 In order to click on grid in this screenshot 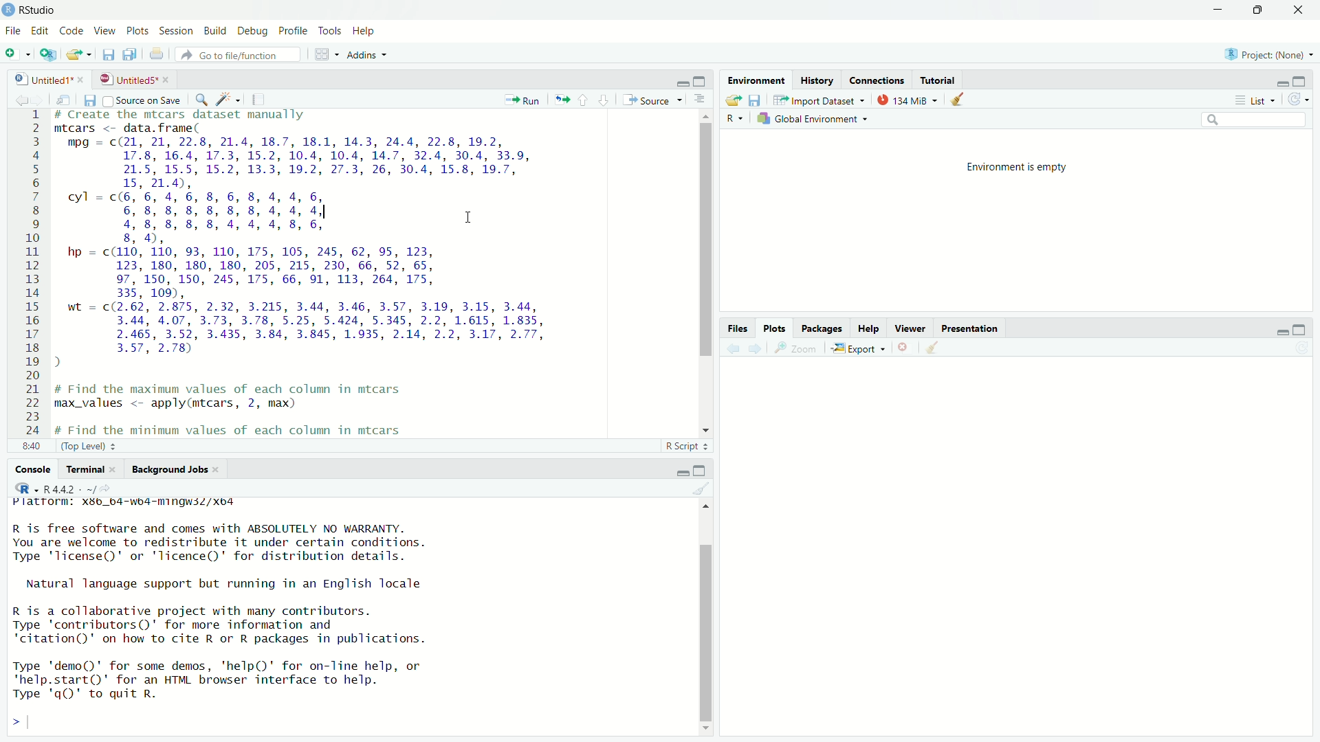, I will do `click(318, 55)`.